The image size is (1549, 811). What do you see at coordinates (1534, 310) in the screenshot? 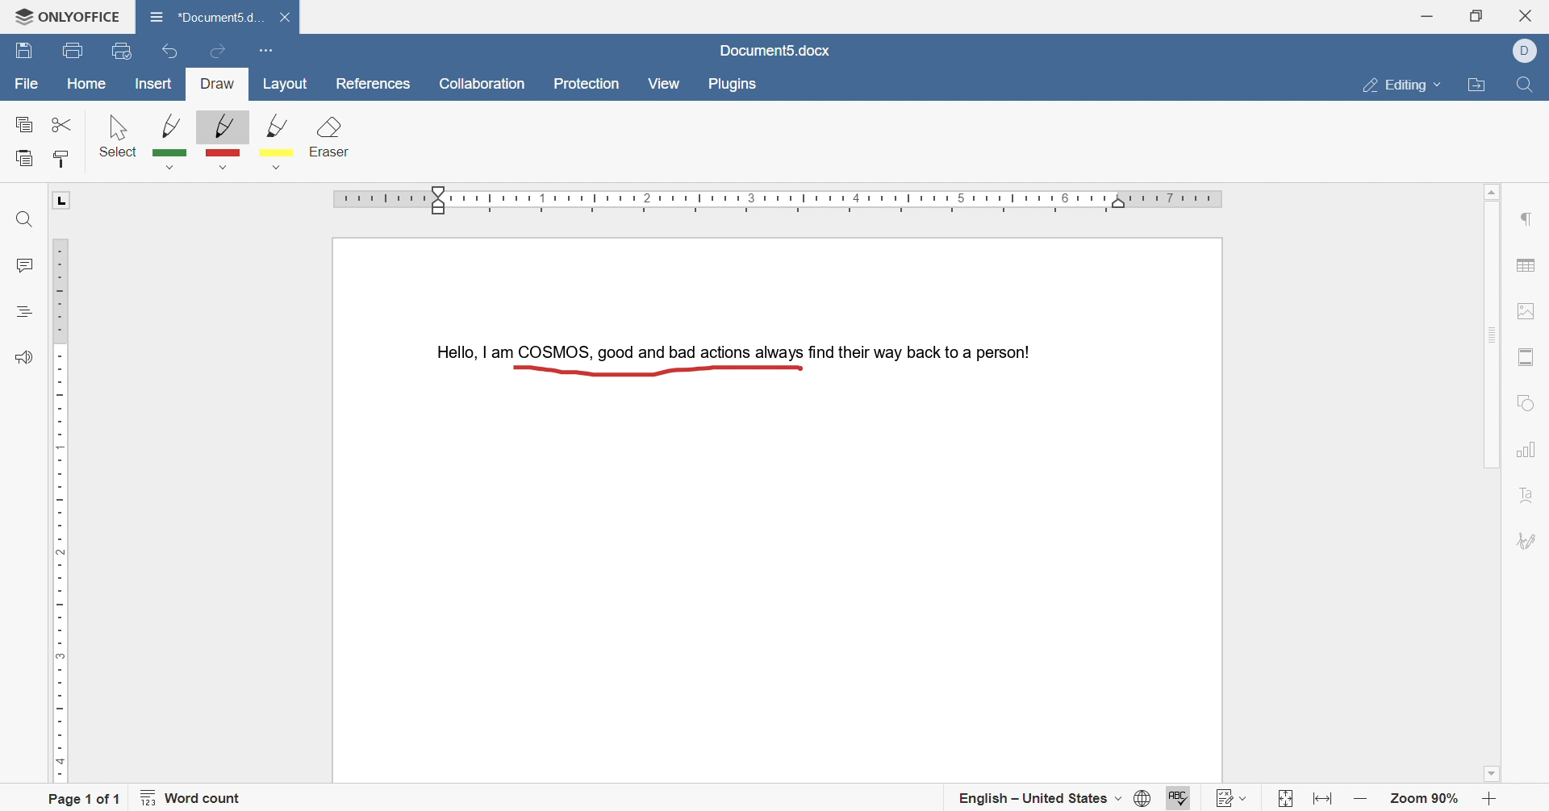
I see `image settings` at bounding box center [1534, 310].